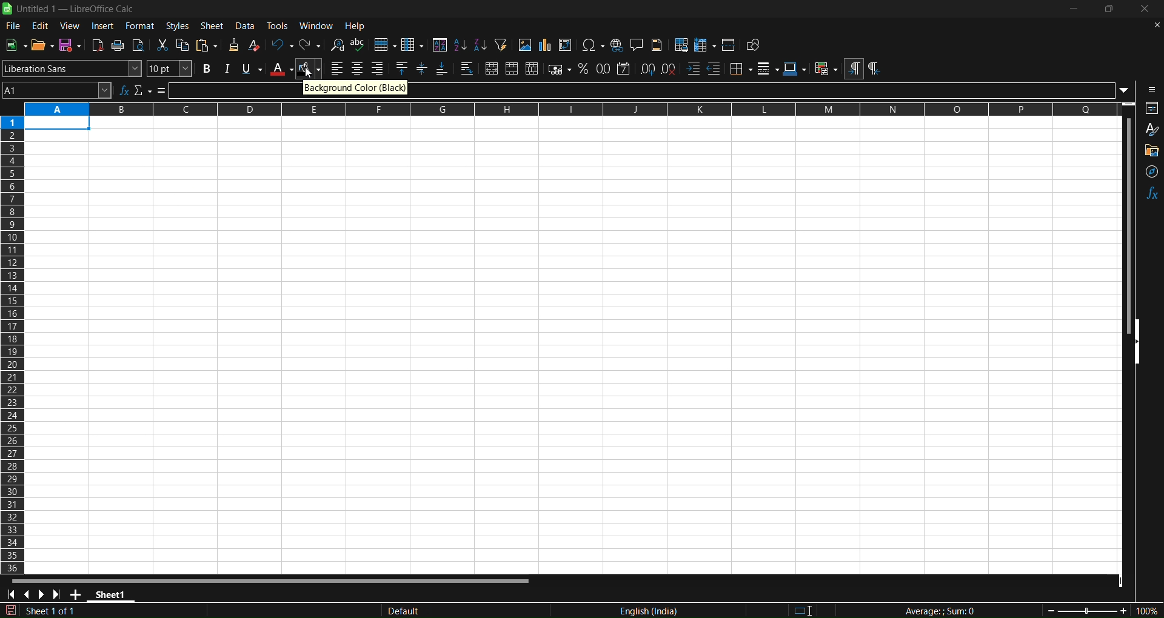 Image resolution: width=1164 pixels, height=618 pixels. I want to click on split window, so click(729, 45).